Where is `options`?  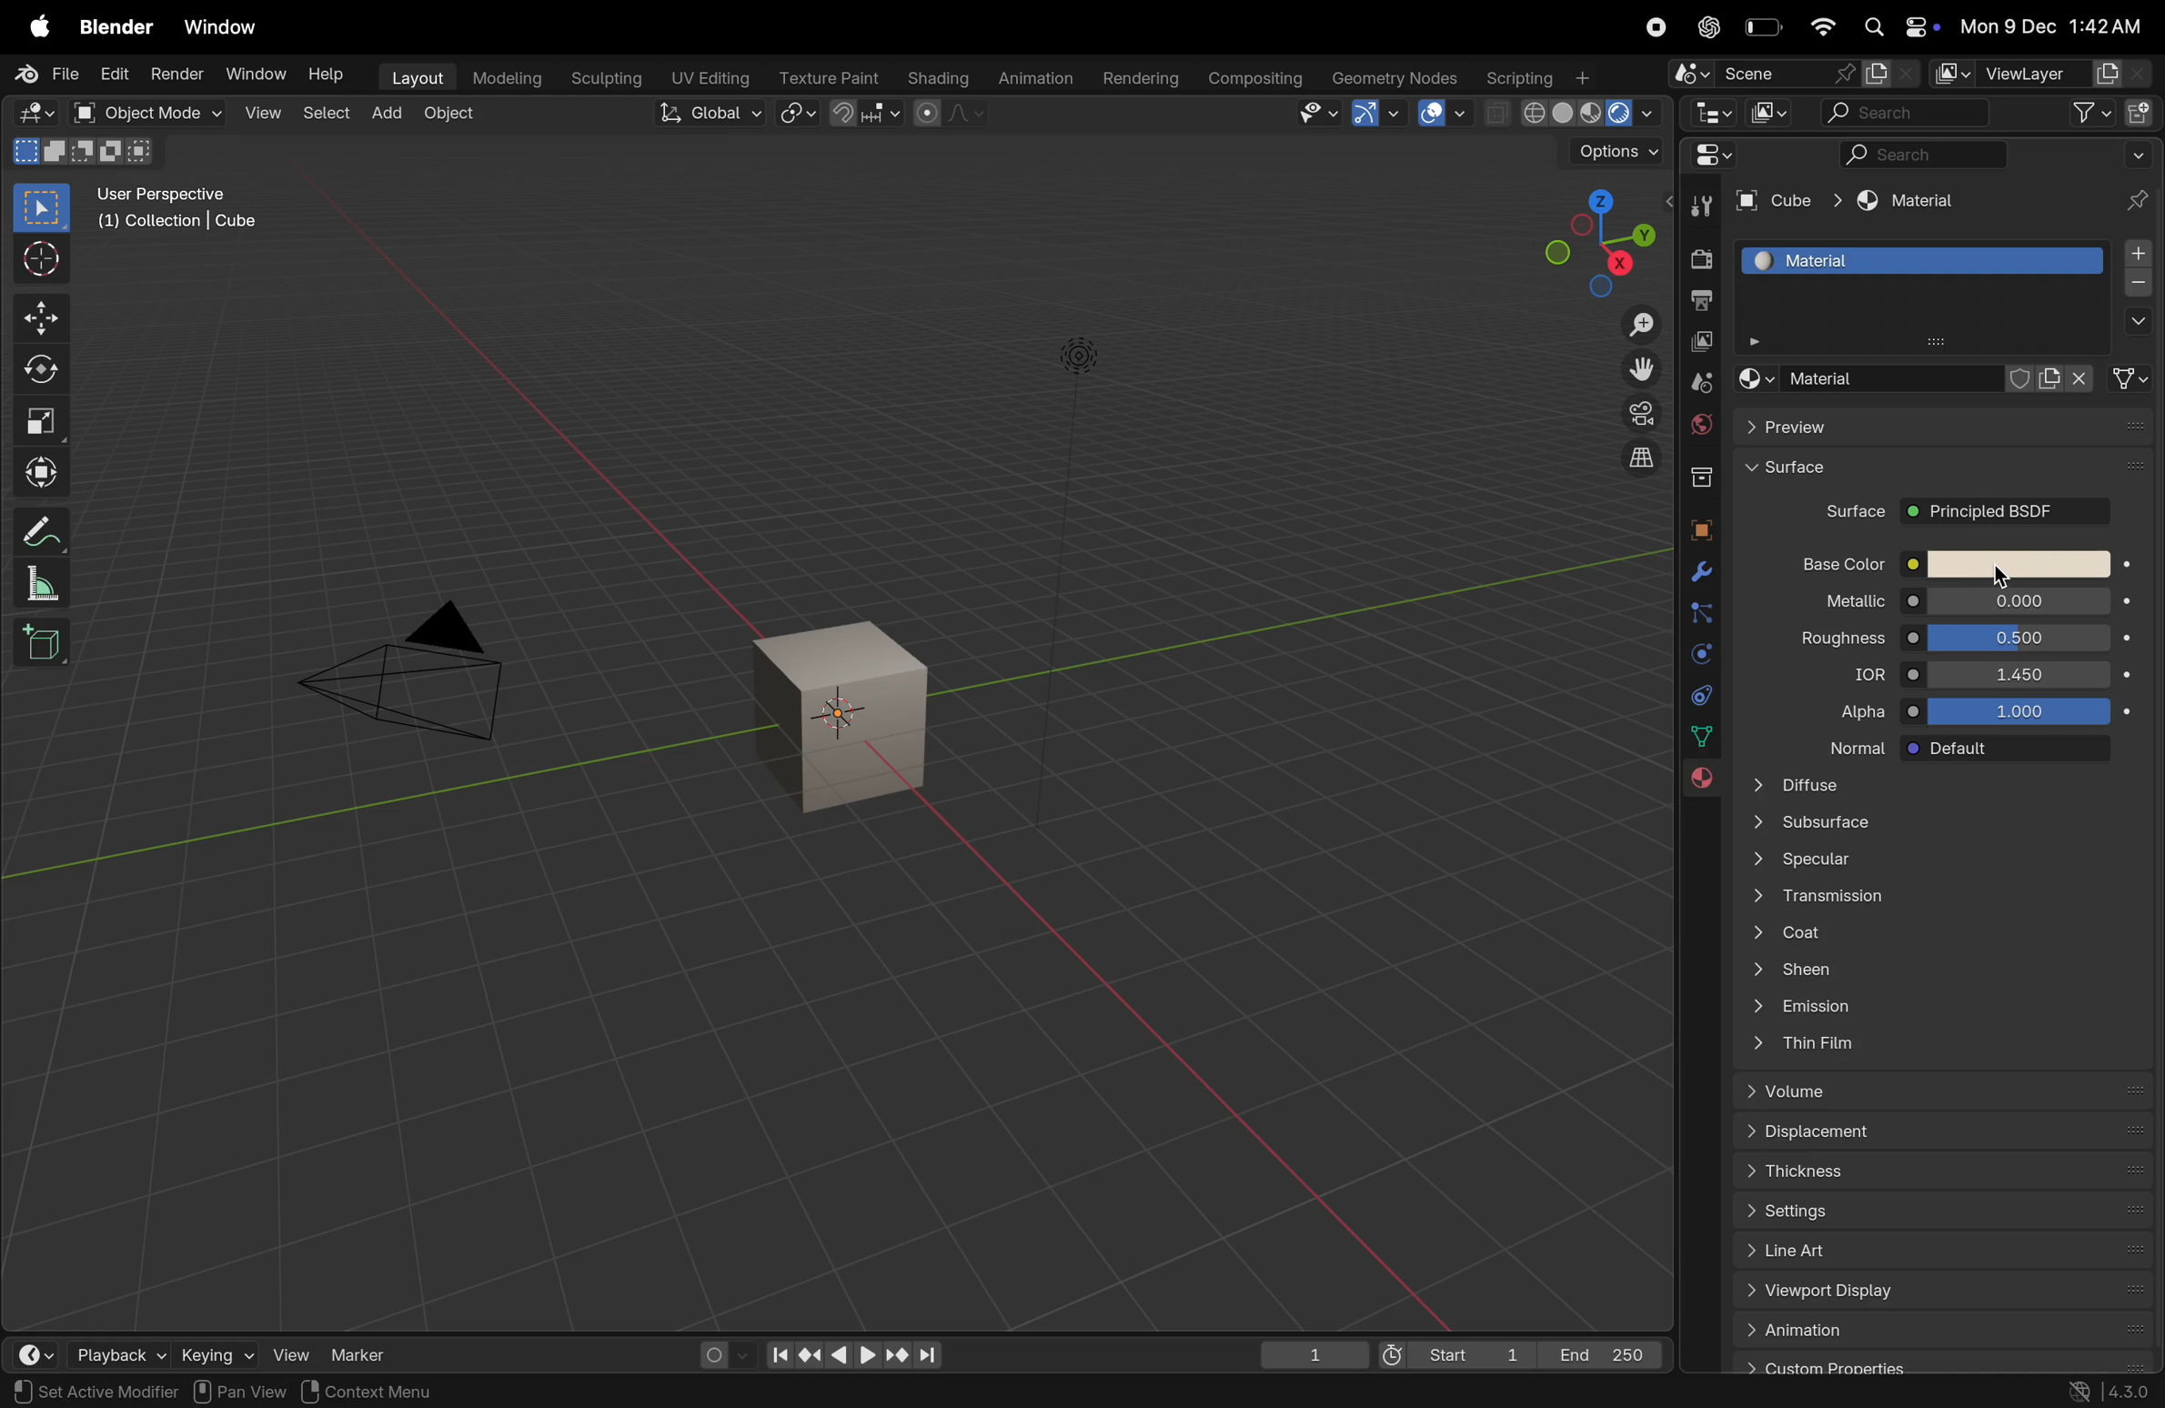
options is located at coordinates (1615, 153).